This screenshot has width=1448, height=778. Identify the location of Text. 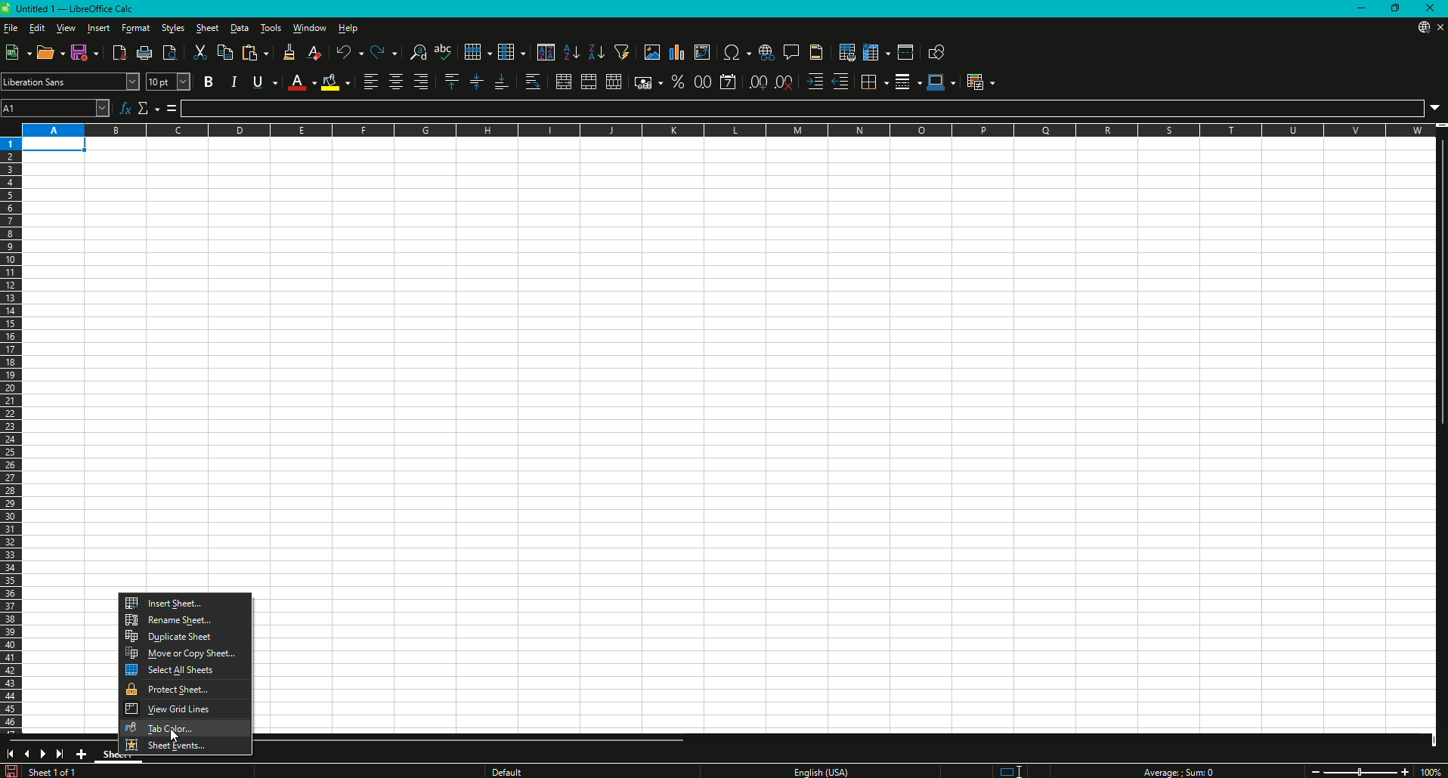
(819, 771).